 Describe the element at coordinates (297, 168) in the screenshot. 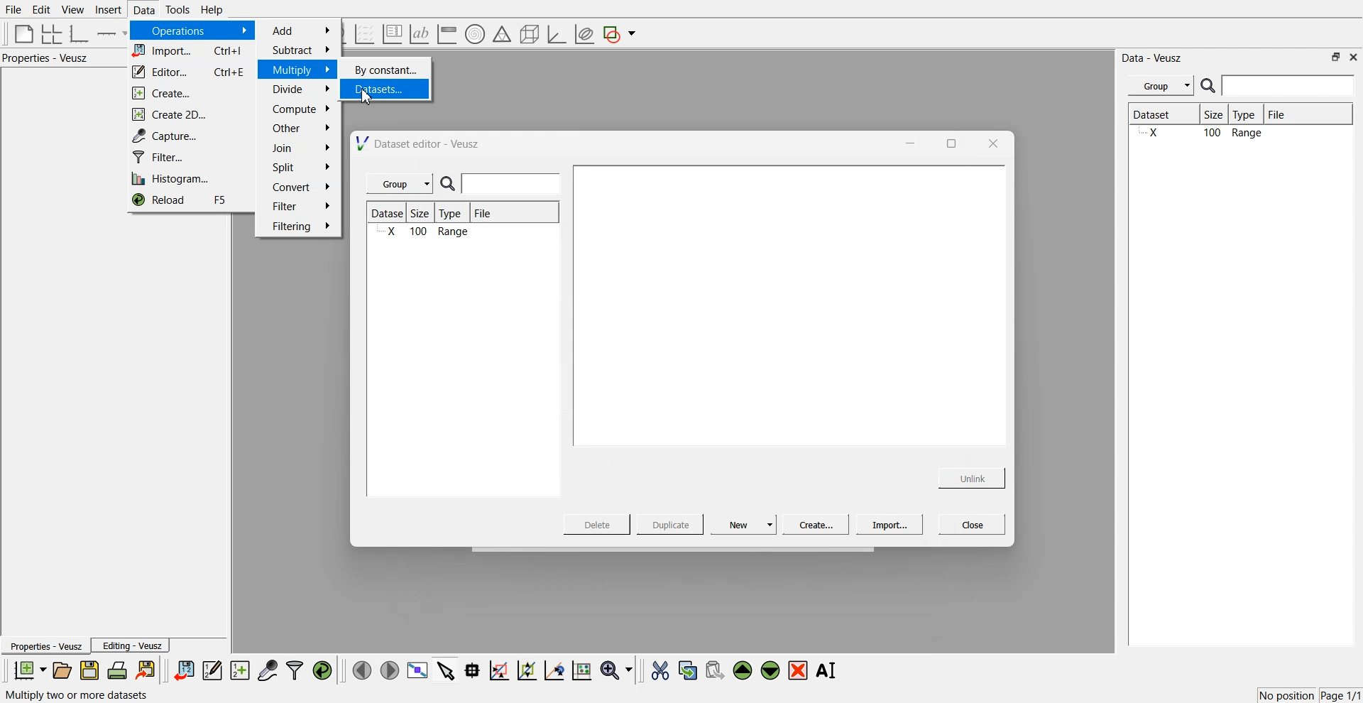

I see `Split` at that location.